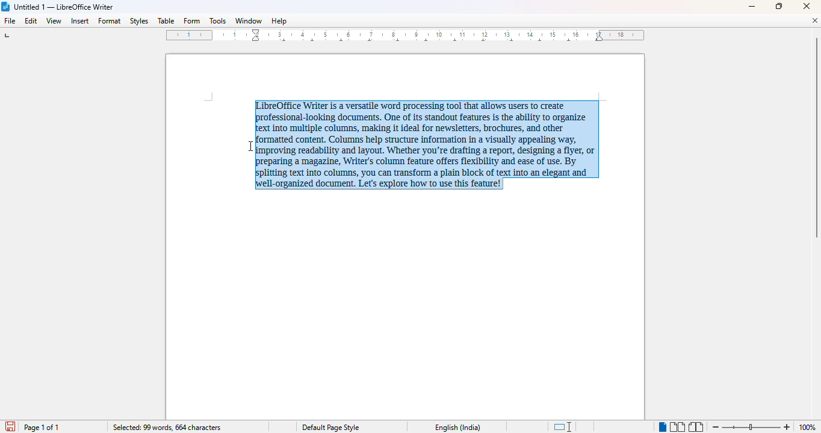 This screenshot has height=433, width=821. I want to click on maximize, so click(779, 6).